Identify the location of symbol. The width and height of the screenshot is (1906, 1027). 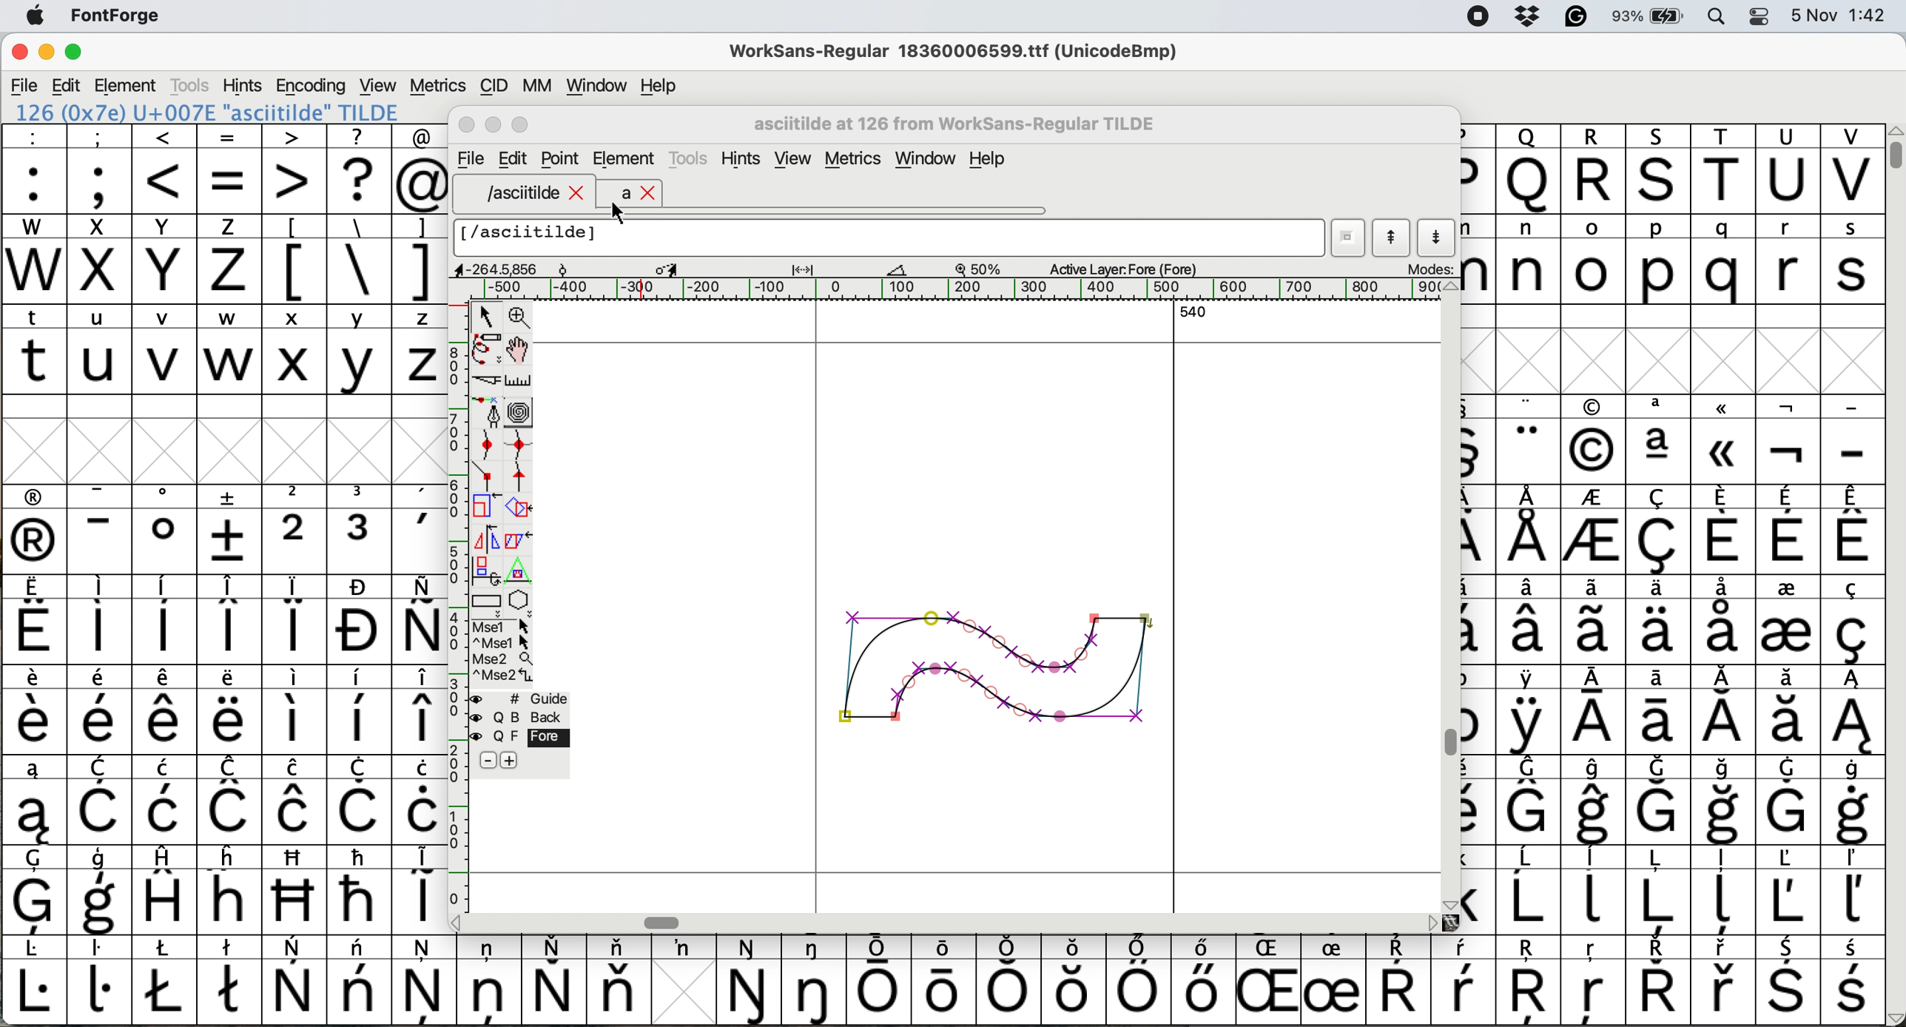
(880, 980).